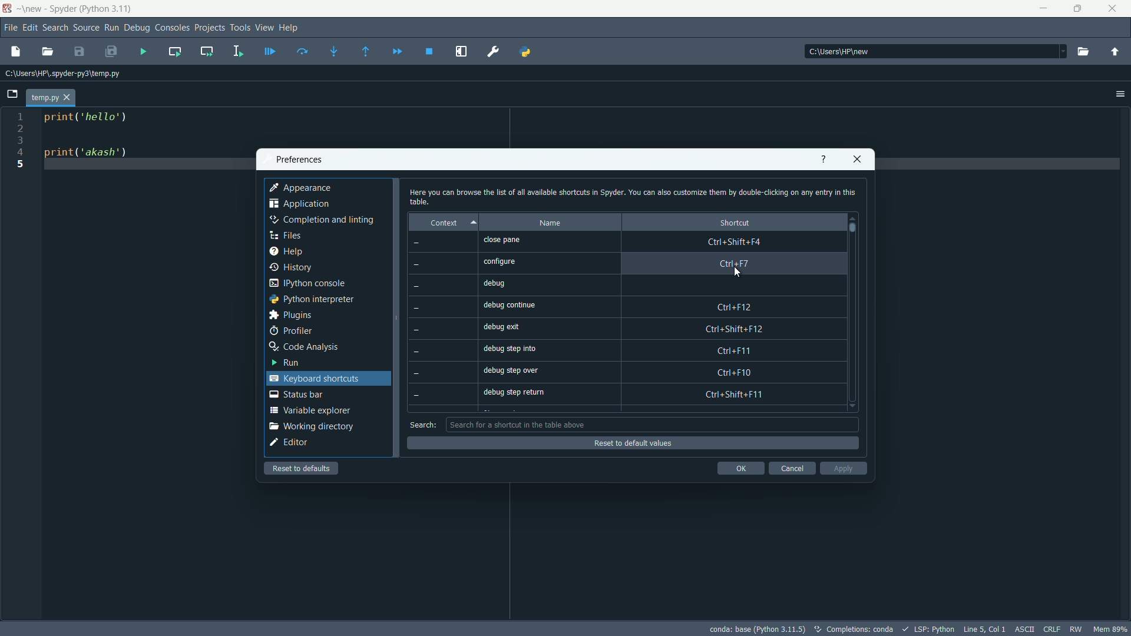 This screenshot has width=1131, height=636. Describe the element at coordinates (63, 75) in the screenshot. I see `directory` at that location.